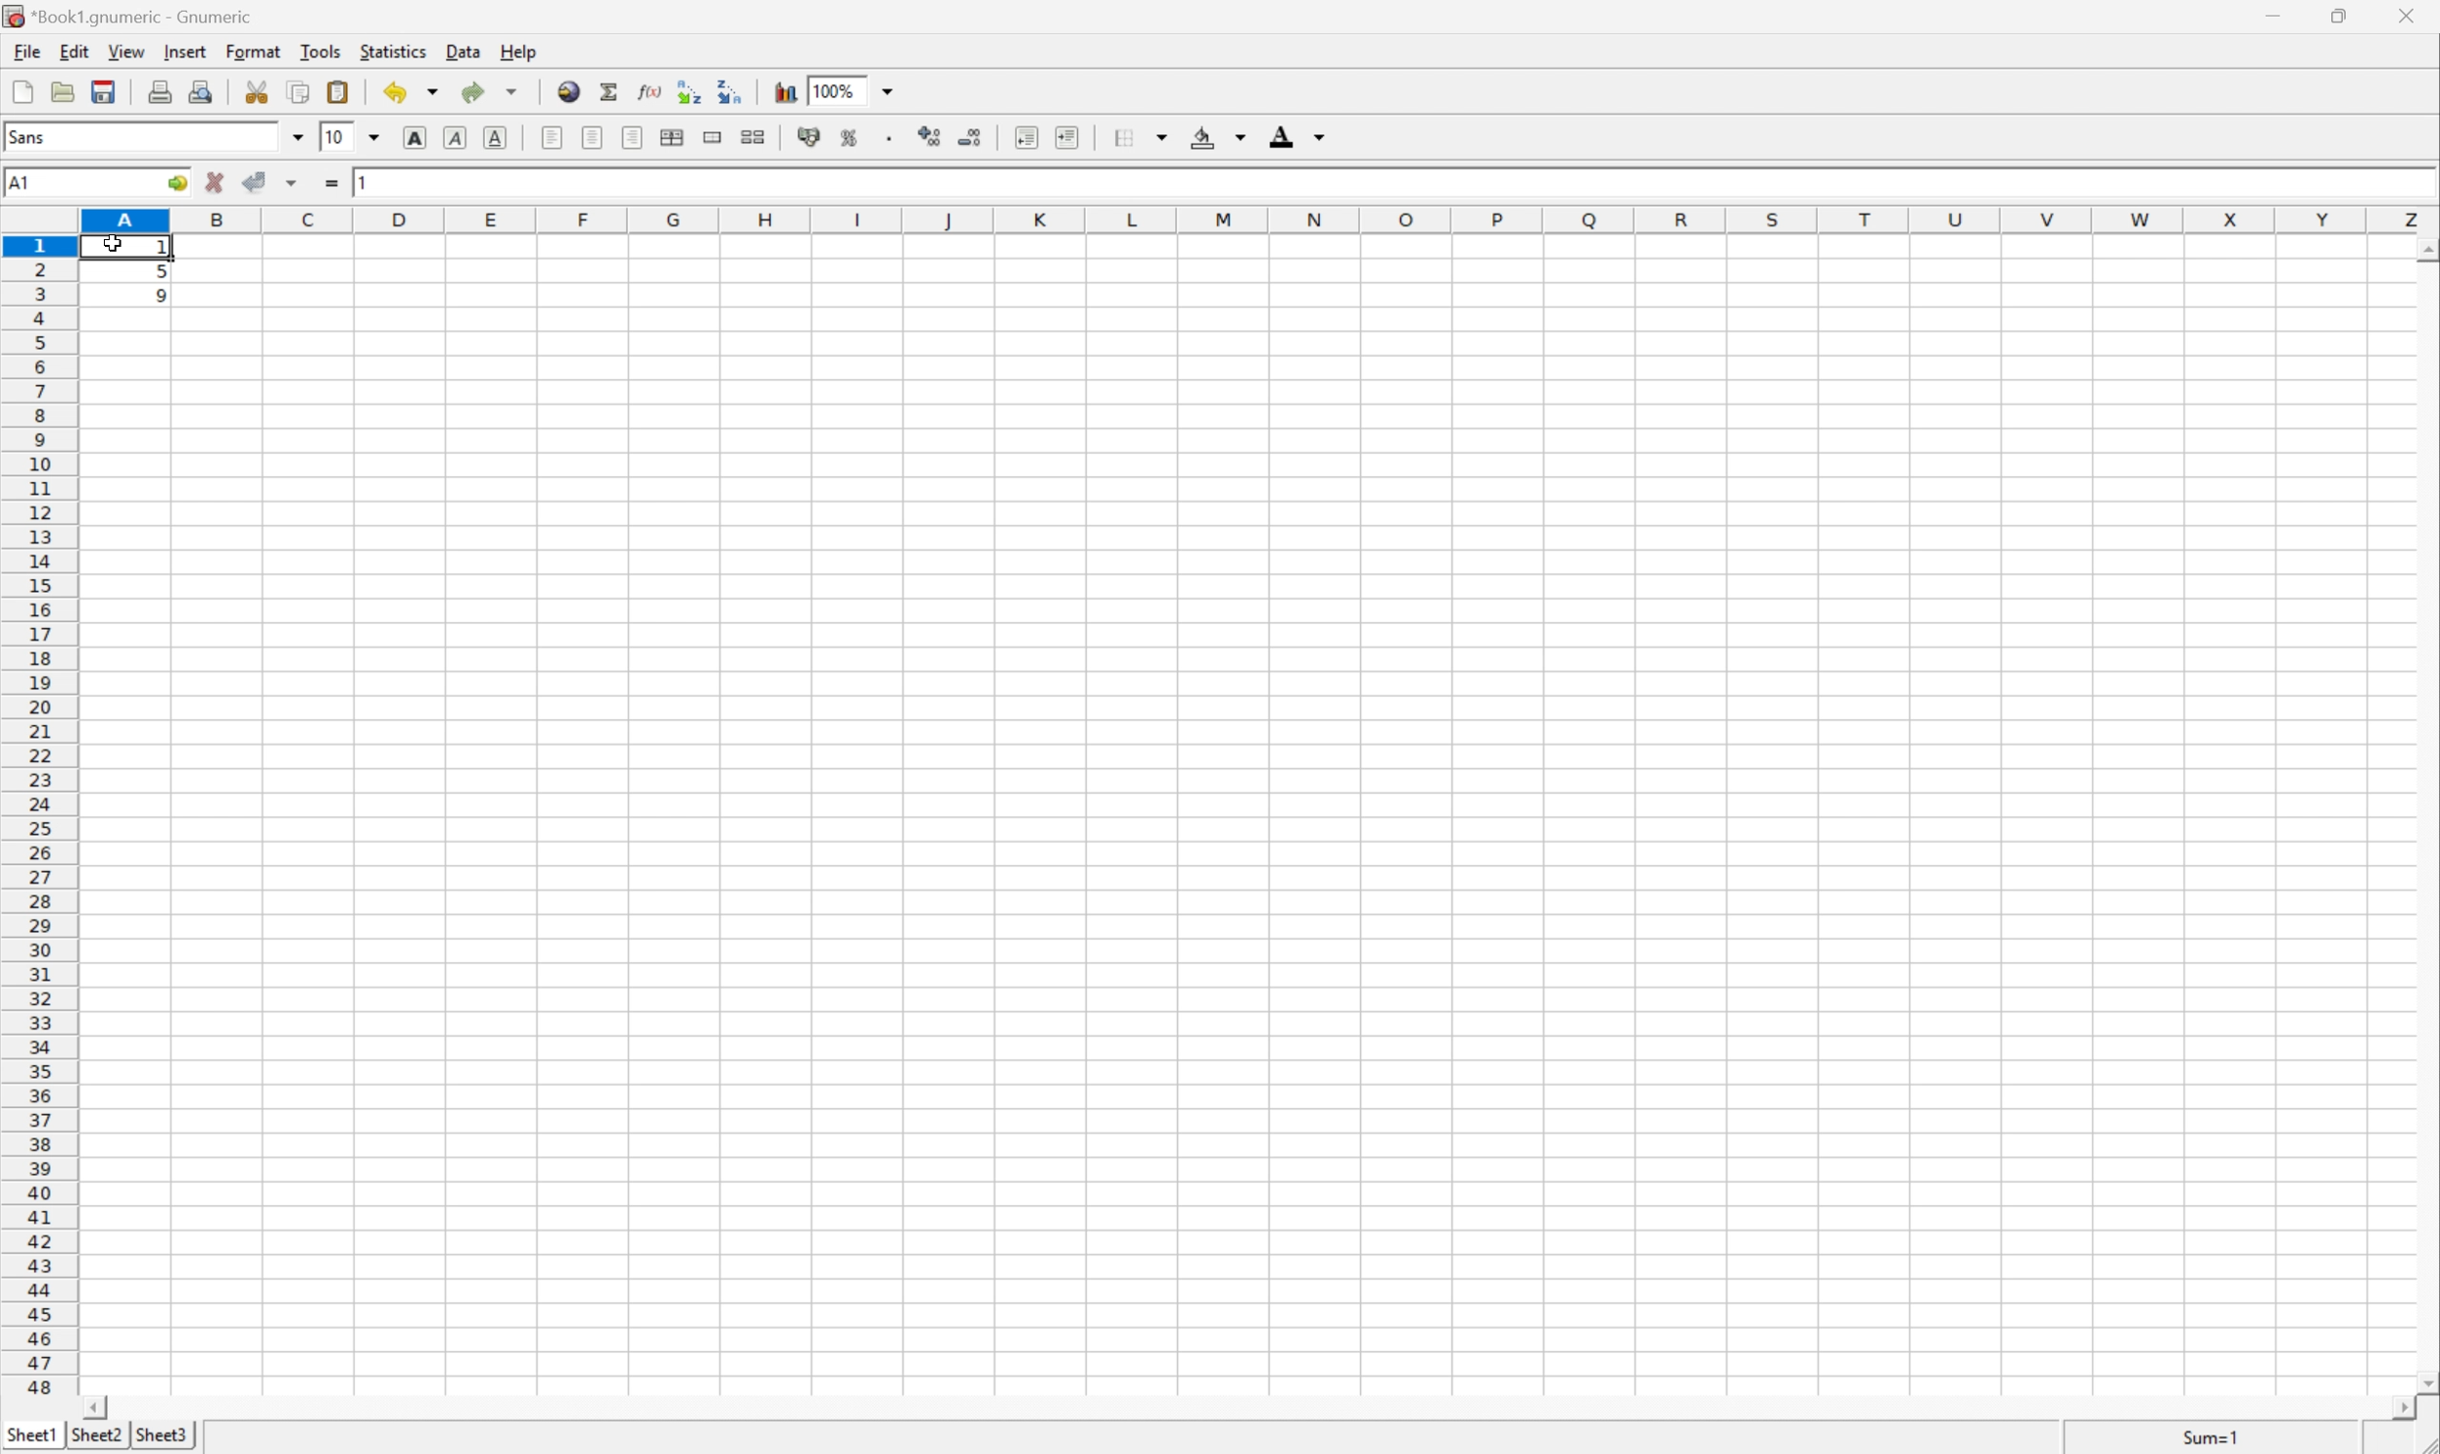  I want to click on close, so click(2417, 16).